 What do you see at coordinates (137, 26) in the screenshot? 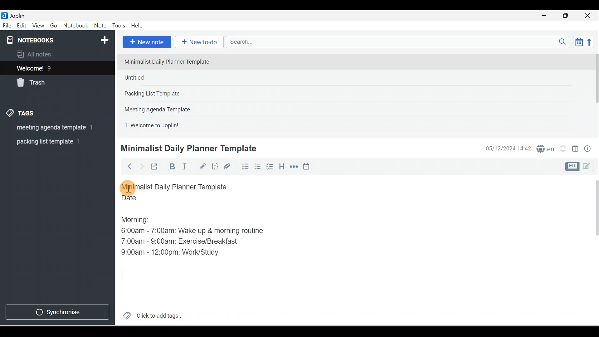
I see `Help` at bounding box center [137, 26].